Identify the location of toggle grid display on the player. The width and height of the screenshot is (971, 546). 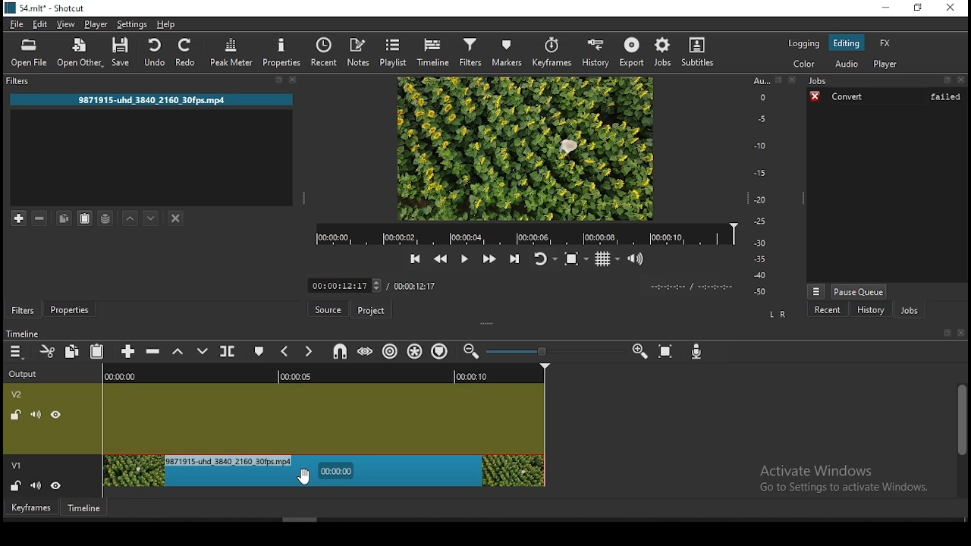
(607, 260).